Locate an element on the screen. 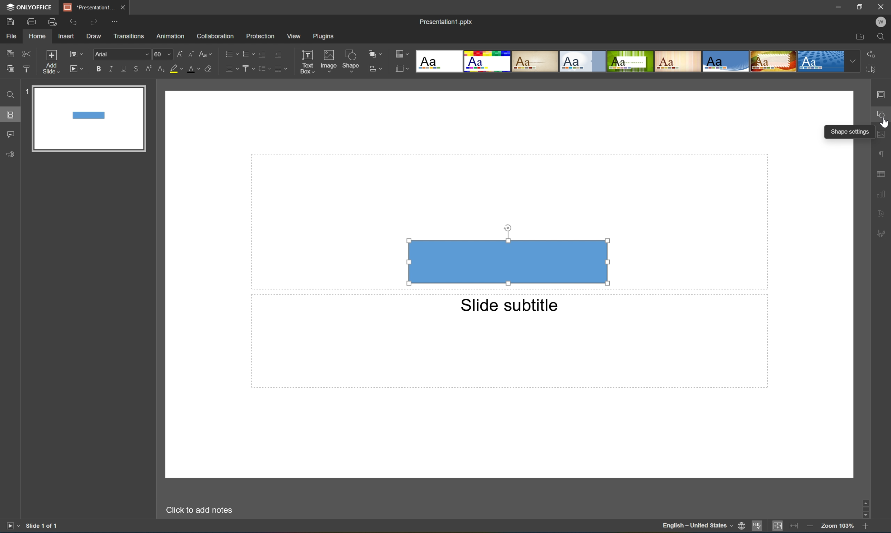 This screenshot has width=891, height=533. slide settings is located at coordinates (883, 95).